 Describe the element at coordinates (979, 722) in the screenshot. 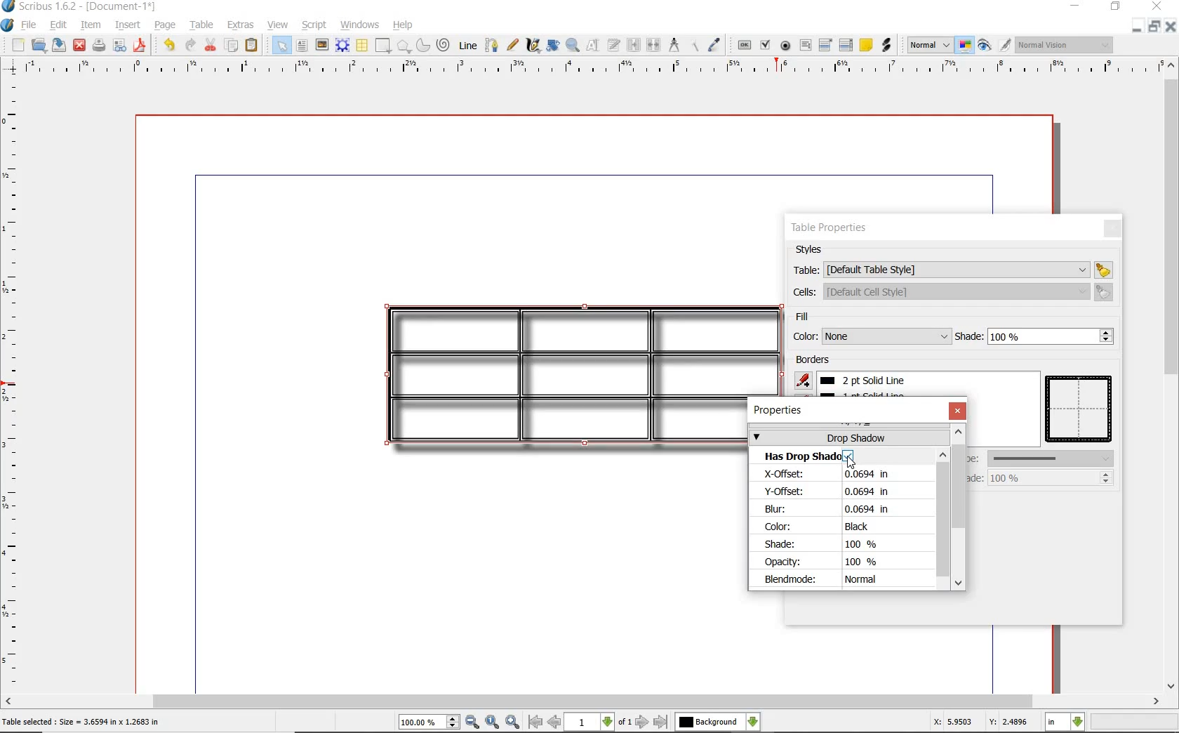

I see `X: 5.9503 Y: 2.4896` at that location.